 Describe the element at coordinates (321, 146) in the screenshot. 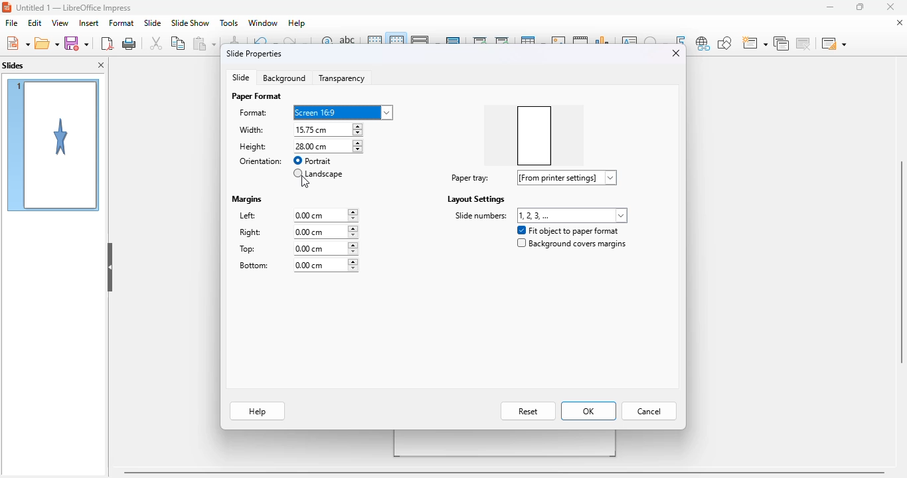

I see `height: 28.00 cm` at that location.